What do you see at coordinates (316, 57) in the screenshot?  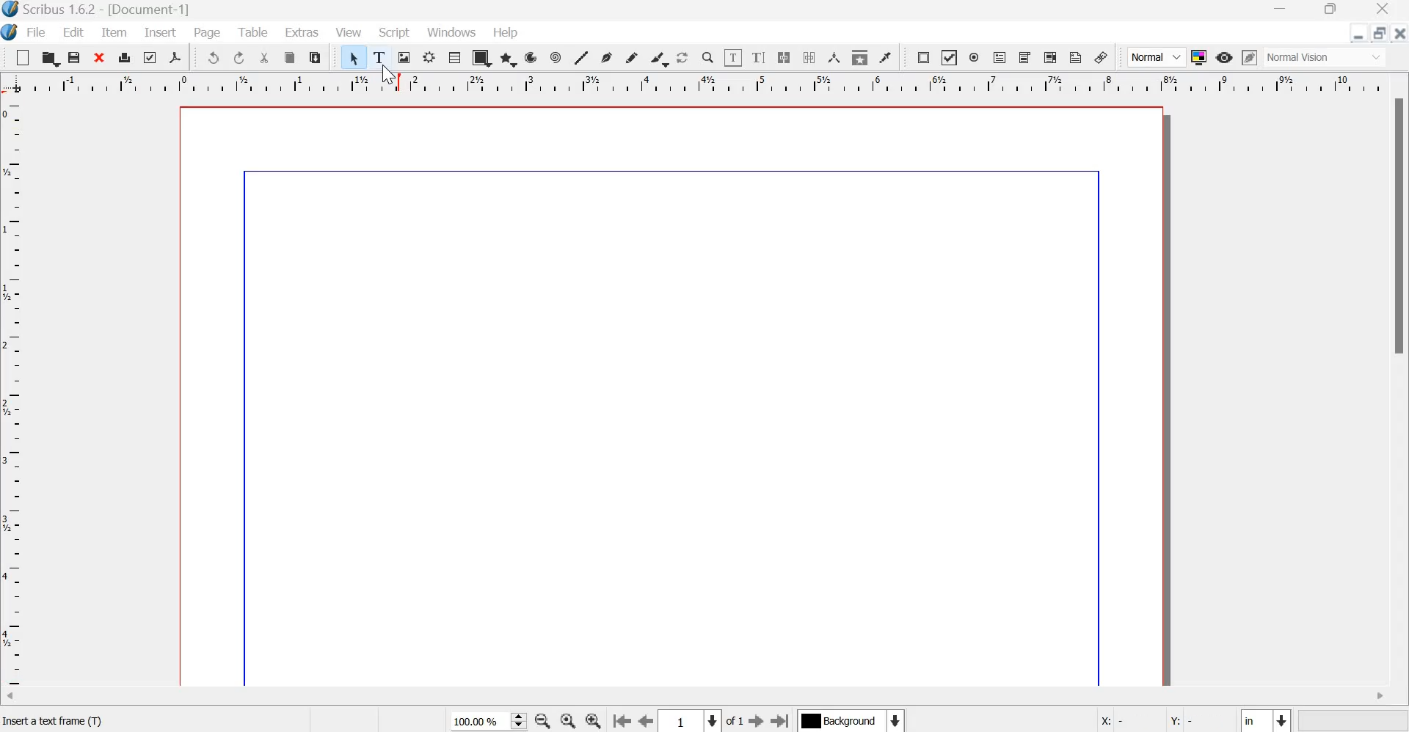 I see `paste` at bounding box center [316, 57].